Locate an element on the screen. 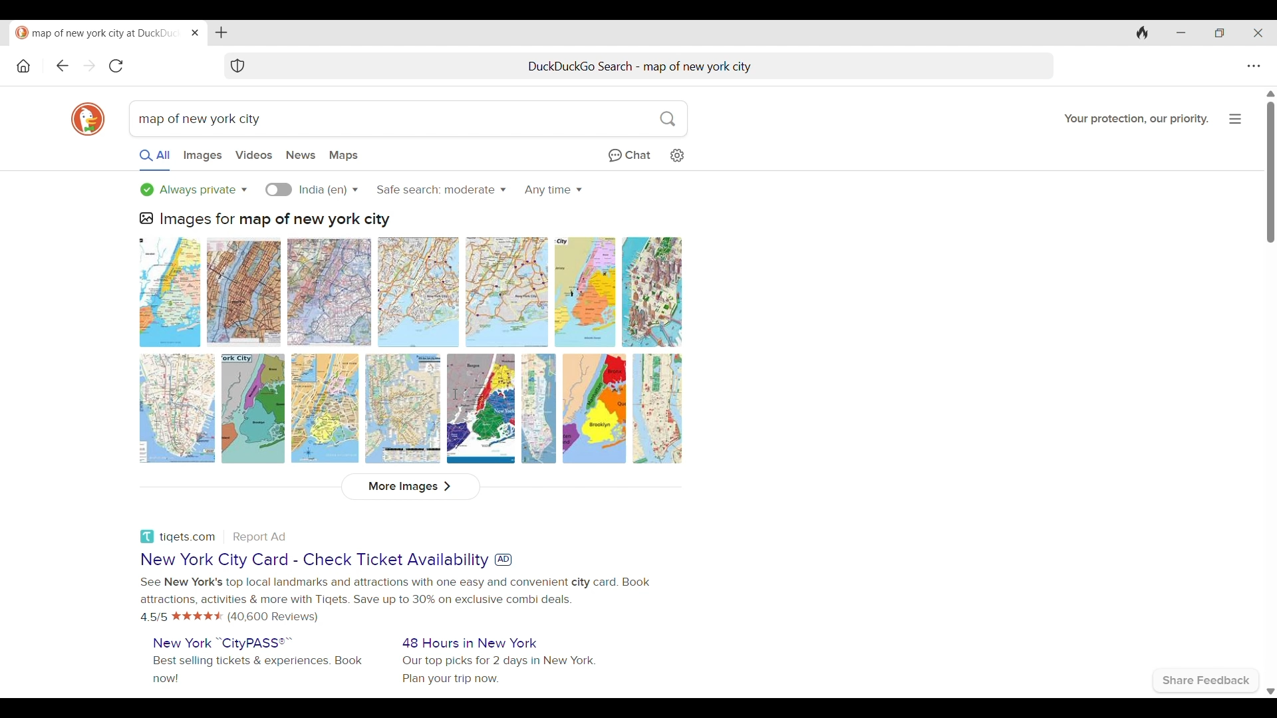 The image size is (1277, 718). (40,600 Reviews) is located at coordinates (273, 617).